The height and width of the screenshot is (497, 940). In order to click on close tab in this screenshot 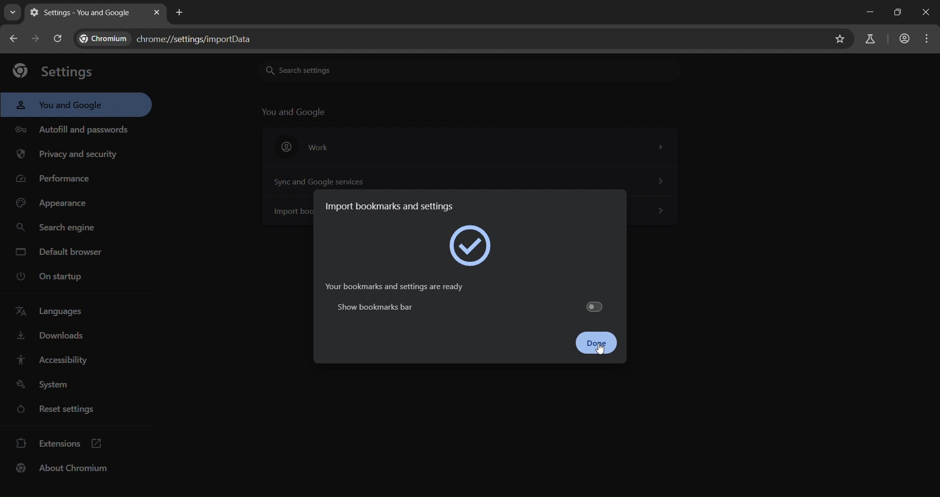, I will do `click(158, 12)`.